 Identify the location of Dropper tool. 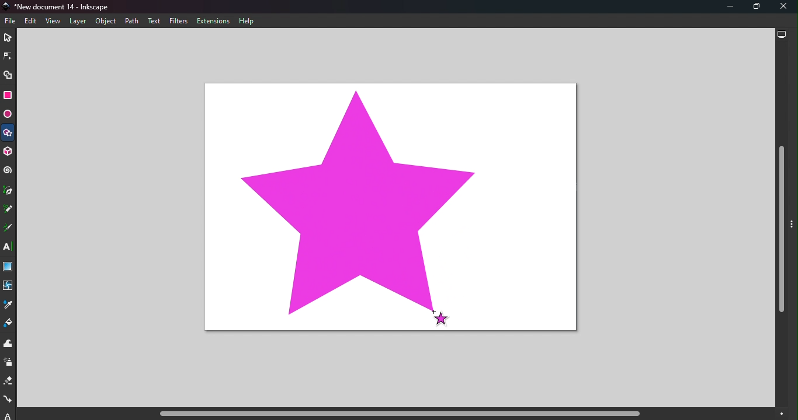
(7, 307).